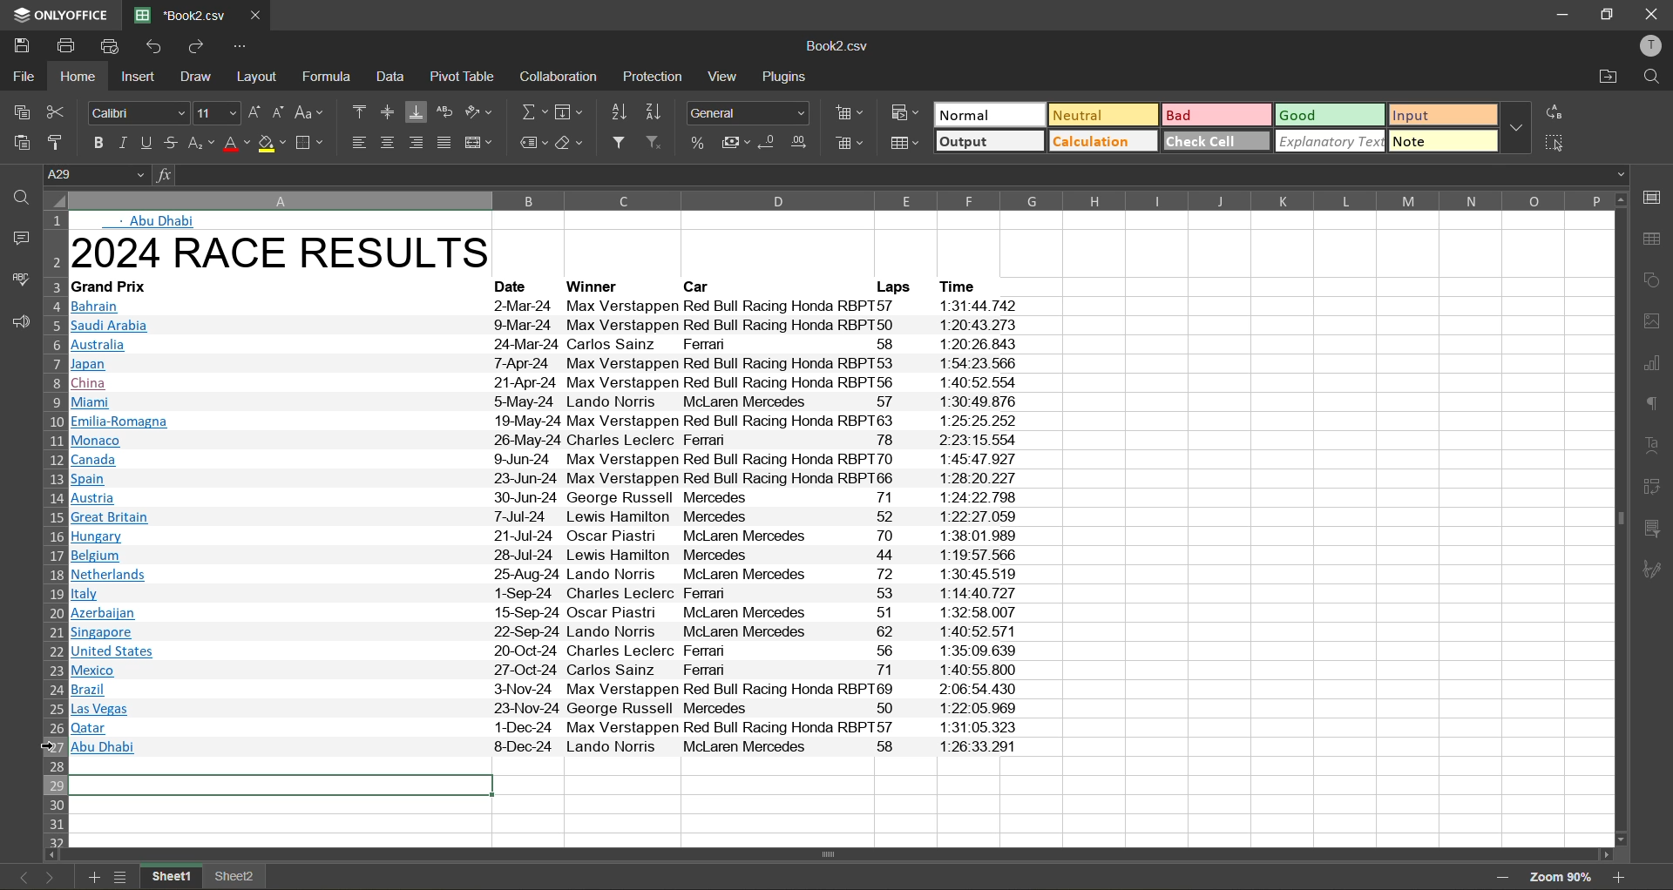 This screenshot has width=1673, height=890. I want to click on normal, so click(988, 116).